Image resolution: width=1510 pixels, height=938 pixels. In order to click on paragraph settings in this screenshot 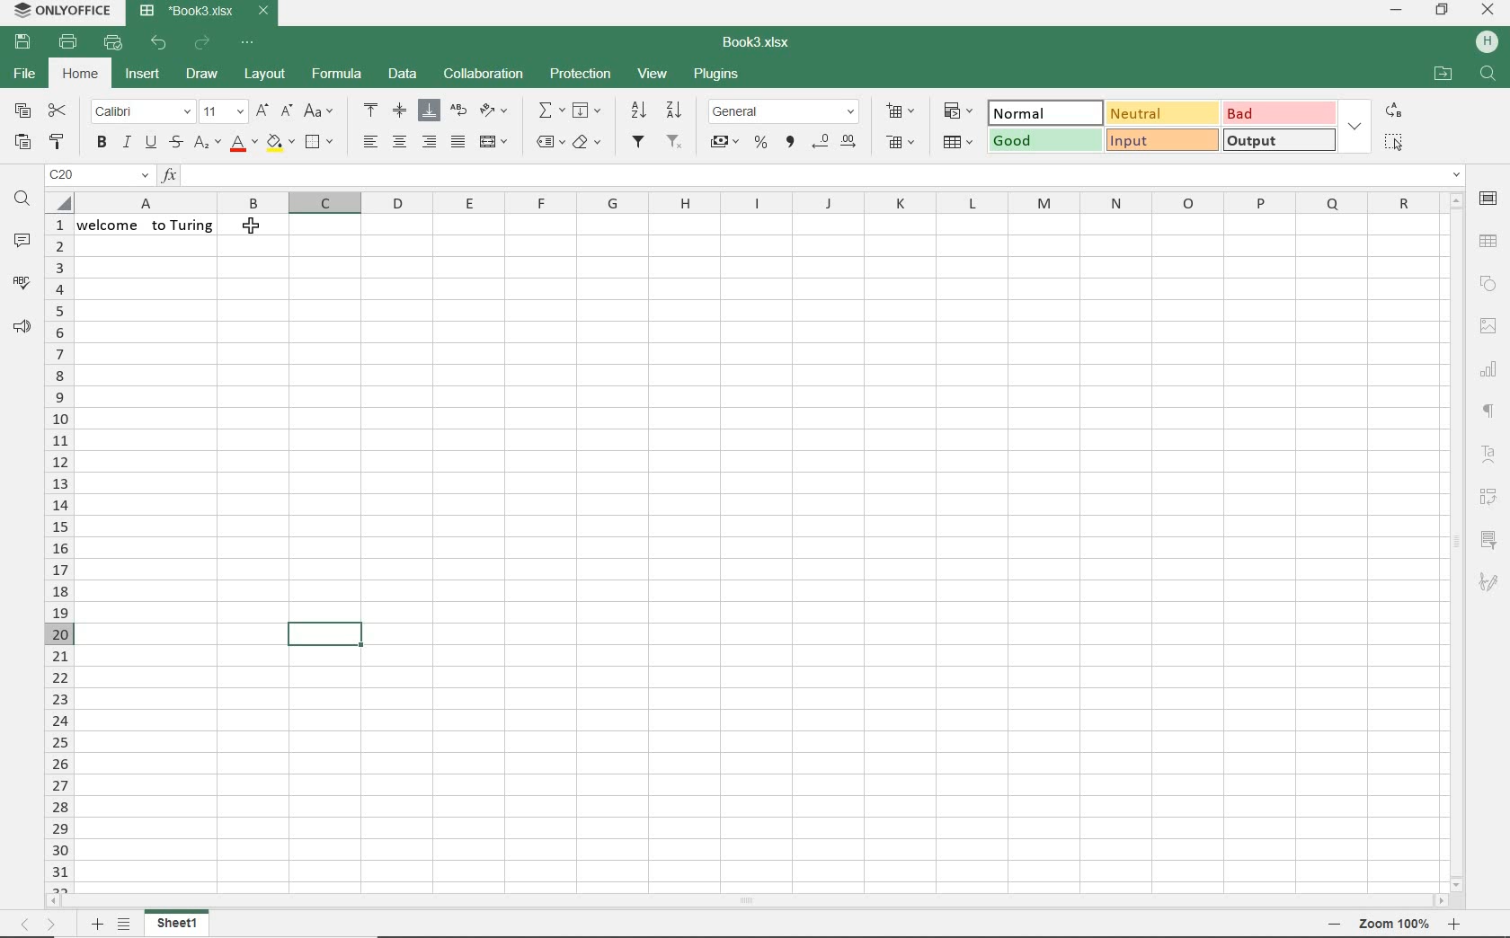, I will do `click(1490, 410)`.